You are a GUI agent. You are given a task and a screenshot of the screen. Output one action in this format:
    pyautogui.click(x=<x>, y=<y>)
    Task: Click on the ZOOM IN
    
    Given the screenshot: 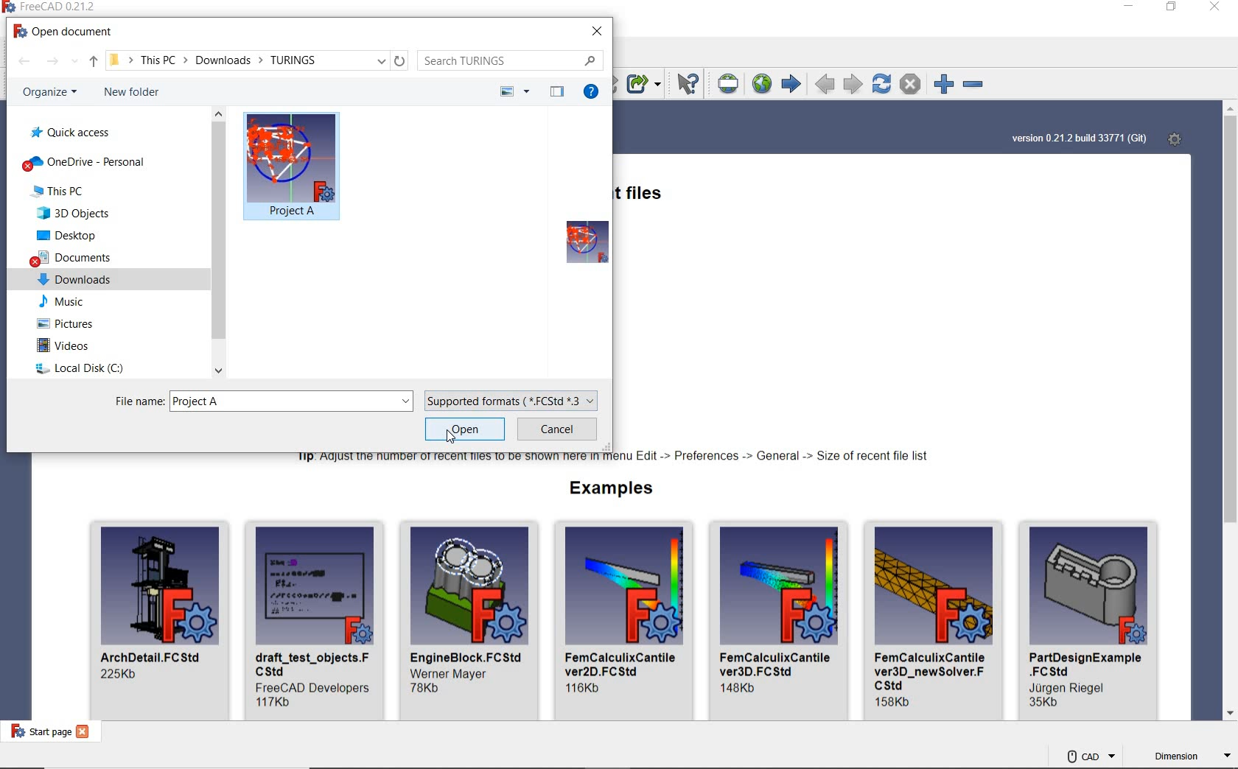 What is the action you would take?
    pyautogui.click(x=940, y=83)
    